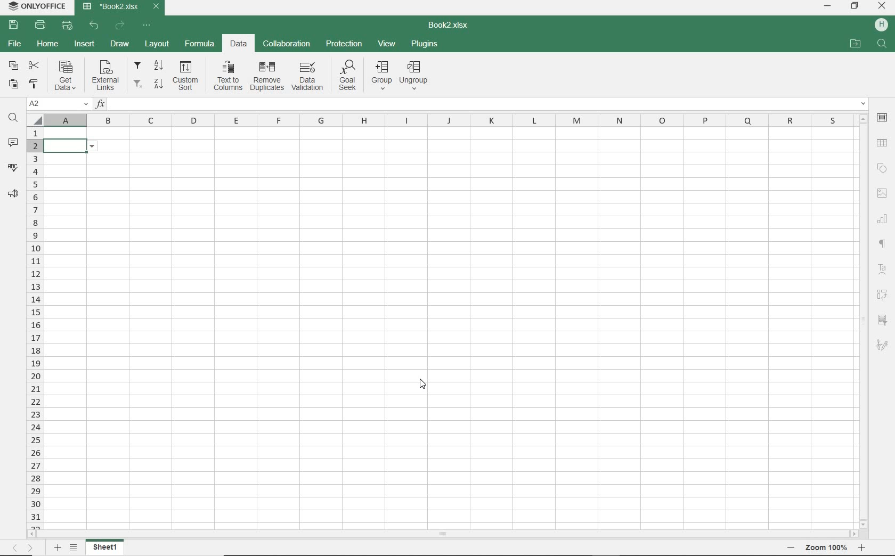 Image resolution: width=895 pixels, height=556 pixels. What do you see at coordinates (883, 143) in the screenshot?
I see `TABLE` at bounding box center [883, 143].